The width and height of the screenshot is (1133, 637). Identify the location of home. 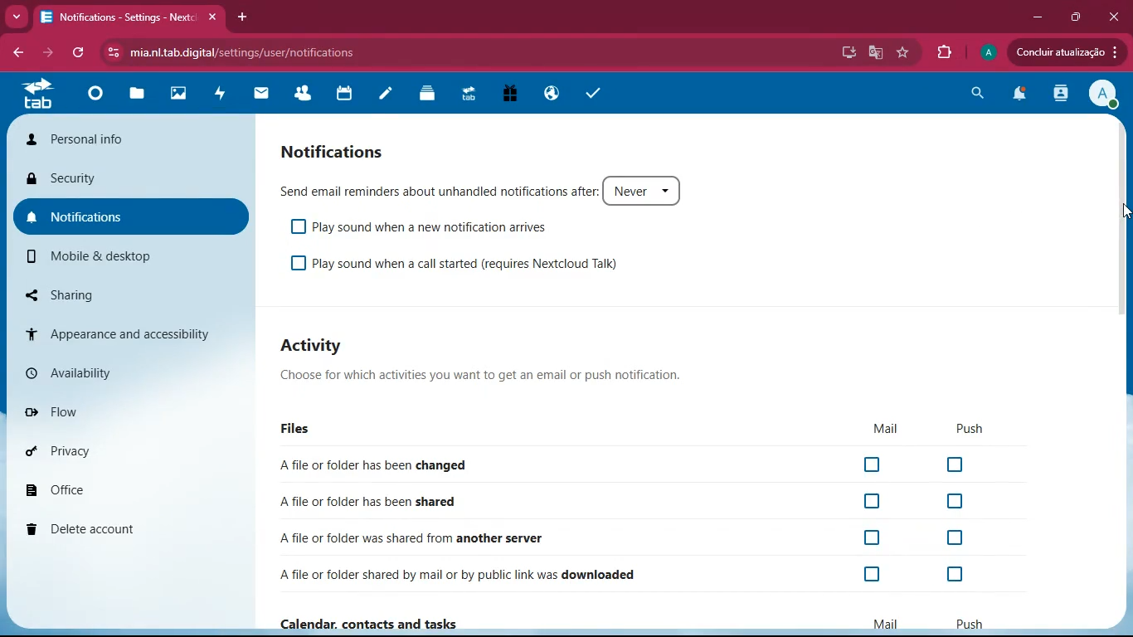
(96, 91).